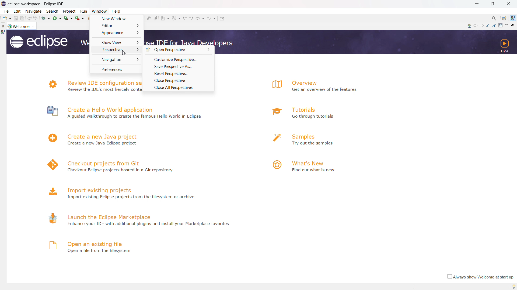  Describe the element at coordinates (50, 164) in the screenshot. I see `logo` at that location.